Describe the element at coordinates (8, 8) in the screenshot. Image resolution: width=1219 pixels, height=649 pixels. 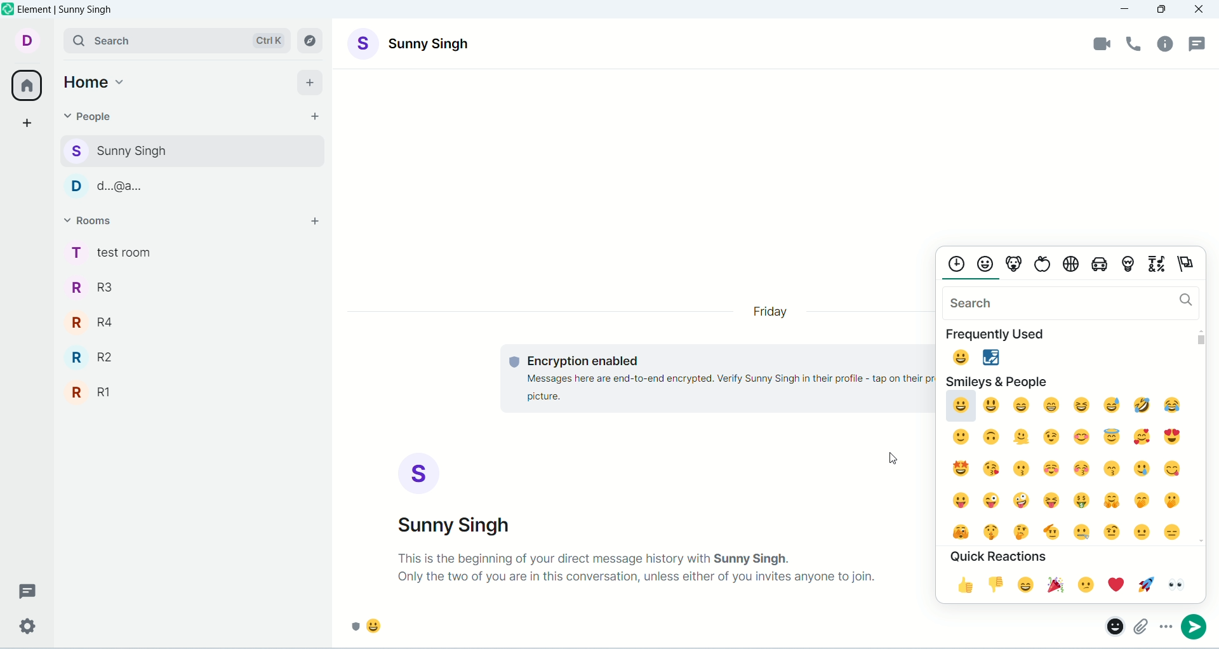
I see `logo` at that location.